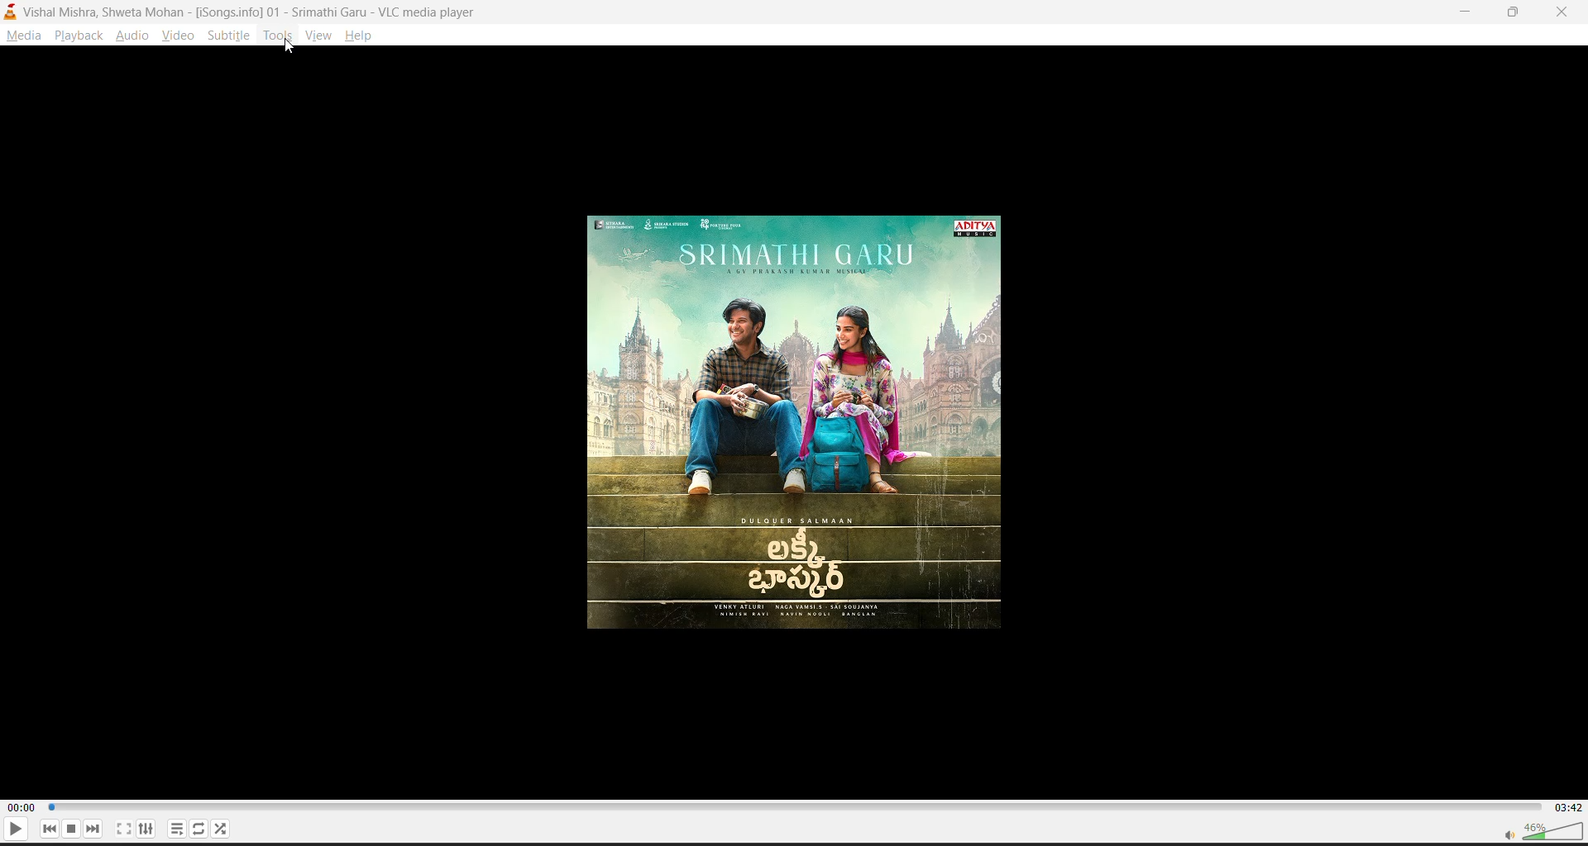  I want to click on view, so click(321, 39).